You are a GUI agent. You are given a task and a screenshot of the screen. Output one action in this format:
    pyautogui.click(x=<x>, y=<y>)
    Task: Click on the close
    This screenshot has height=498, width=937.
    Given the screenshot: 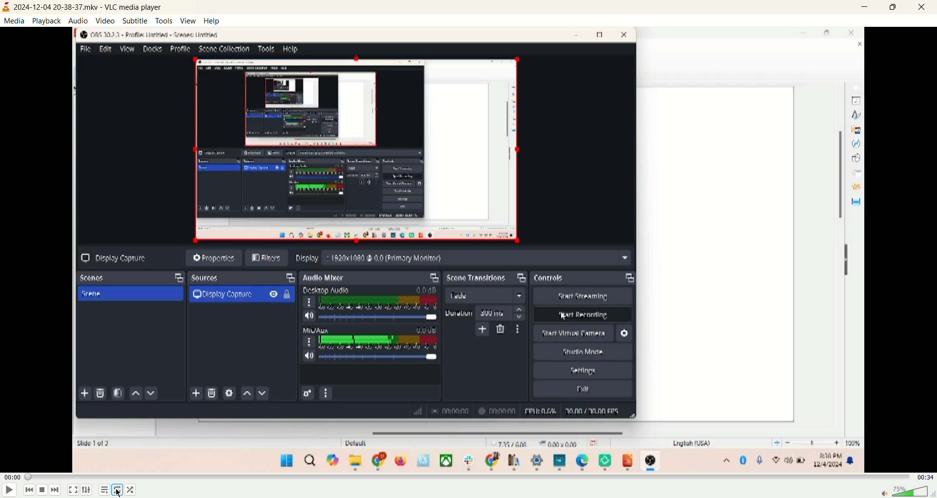 What is the action you would take?
    pyautogui.click(x=926, y=7)
    